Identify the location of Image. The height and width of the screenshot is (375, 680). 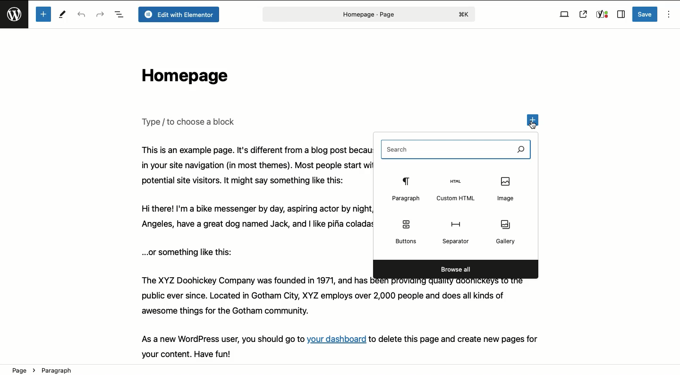
(508, 189).